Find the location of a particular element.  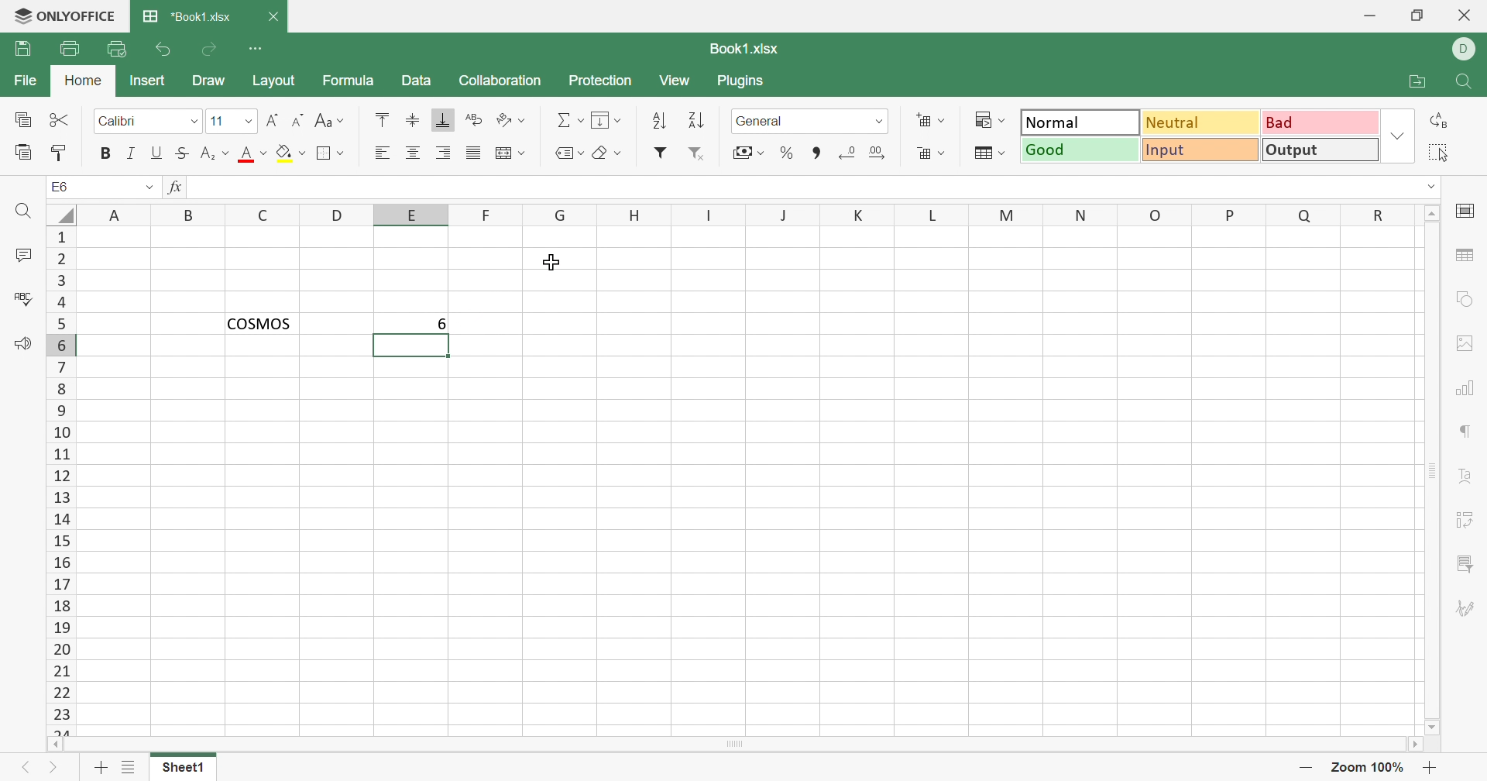

General is located at coordinates (795, 121).